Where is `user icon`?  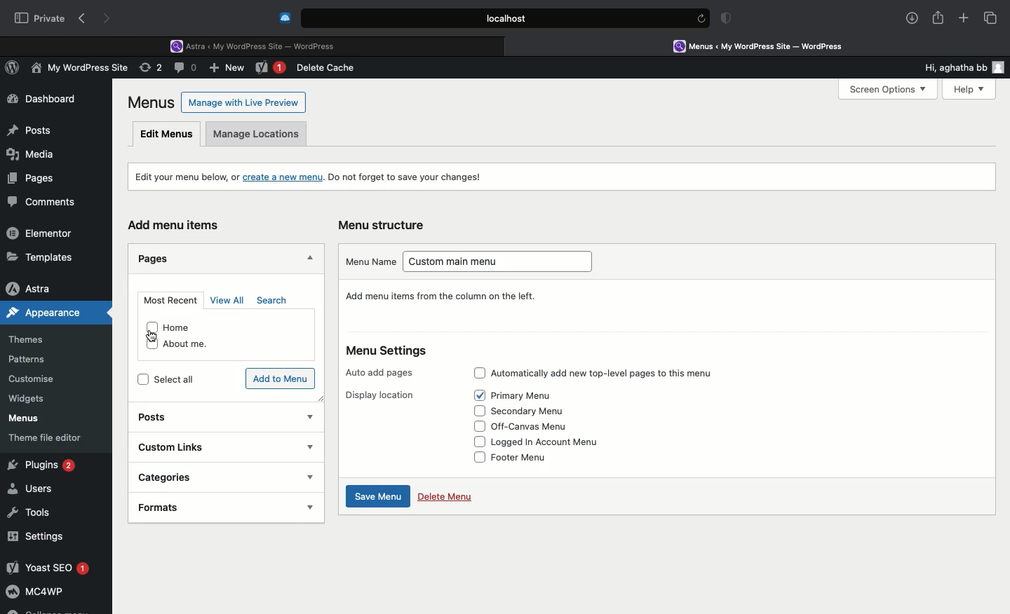
user icon is located at coordinates (1001, 67).